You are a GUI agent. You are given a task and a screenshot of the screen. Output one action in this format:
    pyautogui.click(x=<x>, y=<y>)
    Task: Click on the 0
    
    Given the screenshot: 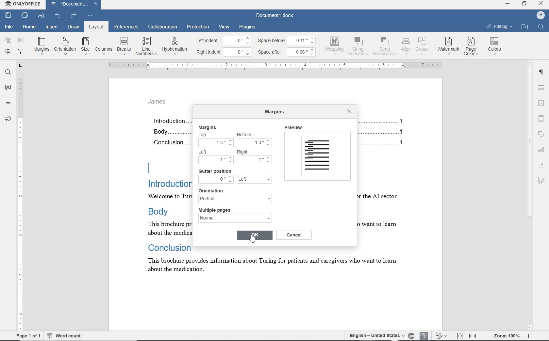 What is the action you would take?
    pyautogui.click(x=239, y=51)
    